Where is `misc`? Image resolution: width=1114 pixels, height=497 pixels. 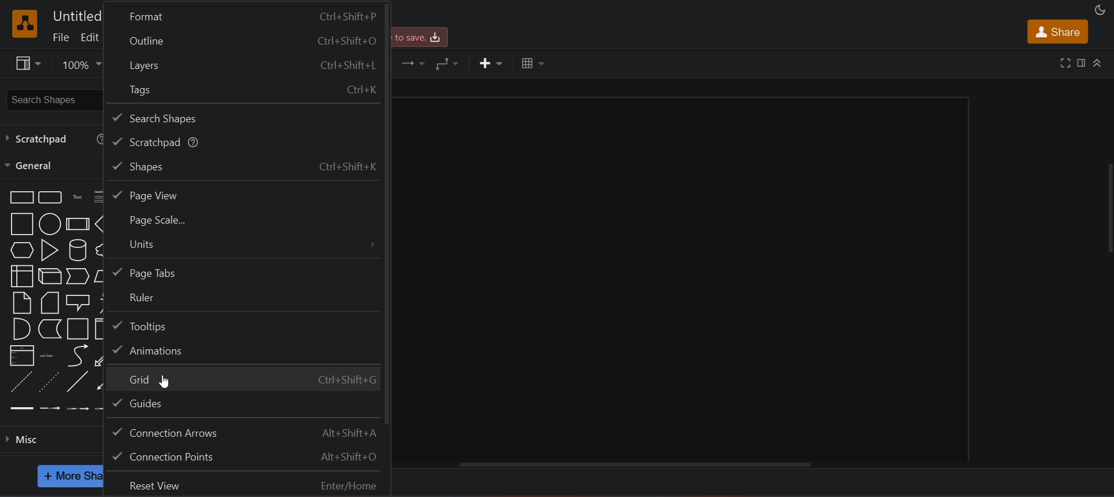 misc is located at coordinates (23, 440).